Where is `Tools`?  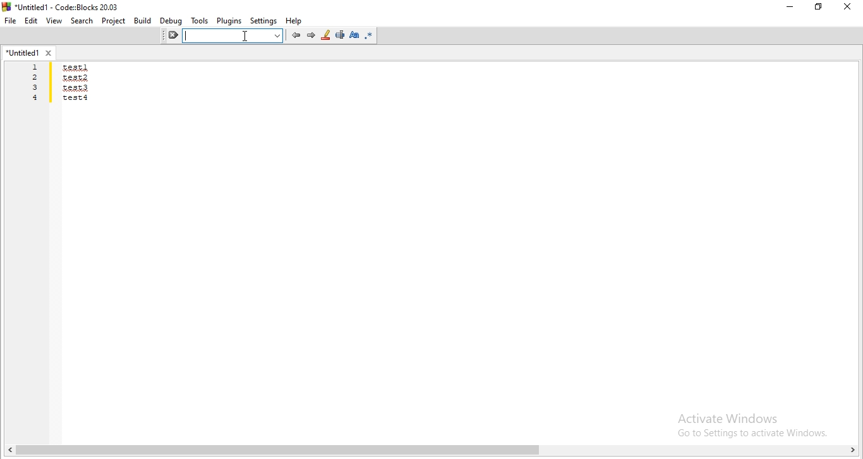
Tools is located at coordinates (200, 21).